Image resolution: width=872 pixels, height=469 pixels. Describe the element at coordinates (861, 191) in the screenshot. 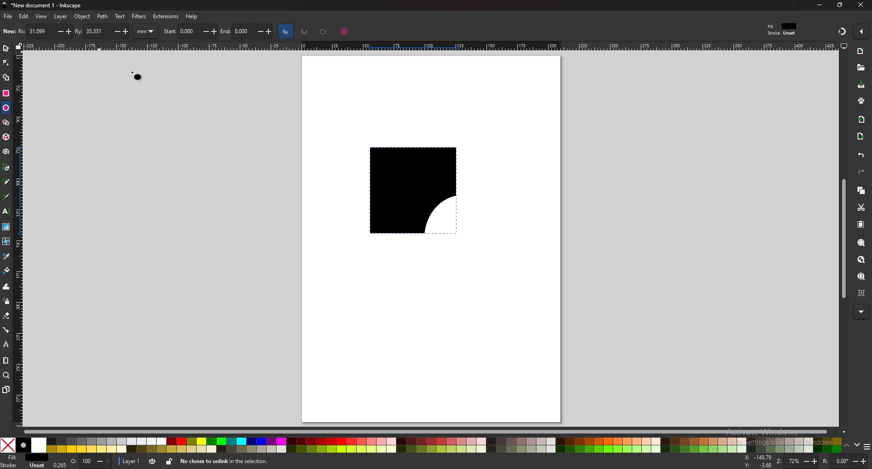

I see `copy` at that location.